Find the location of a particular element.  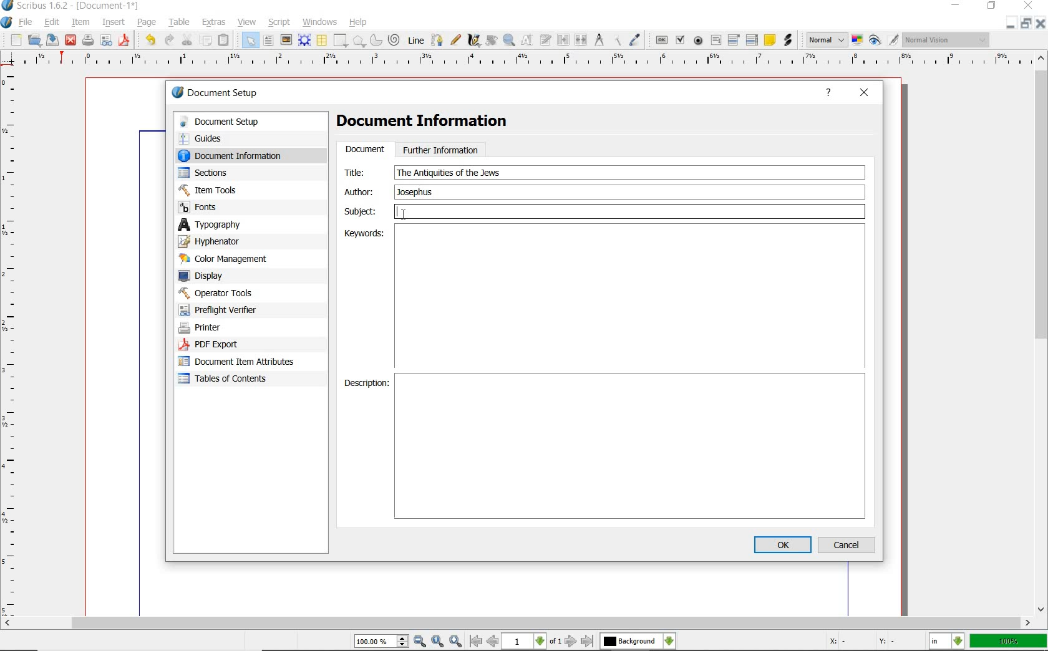

hypenator is located at coordinates (218, 241).